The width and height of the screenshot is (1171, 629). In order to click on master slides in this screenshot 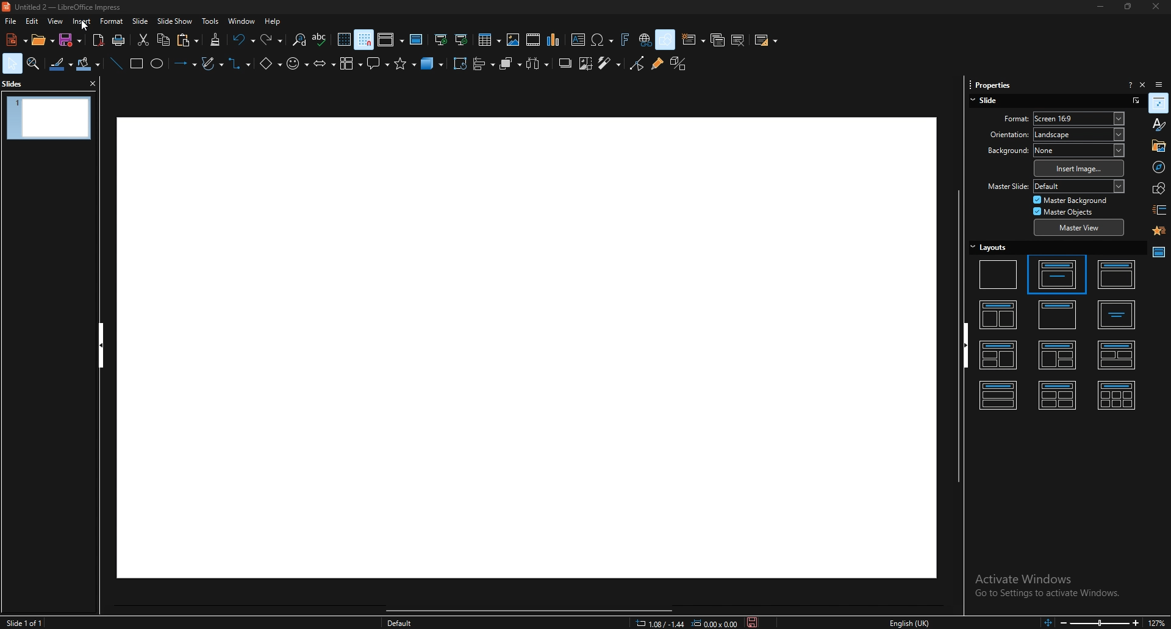, I will do `click(417, 40)`.